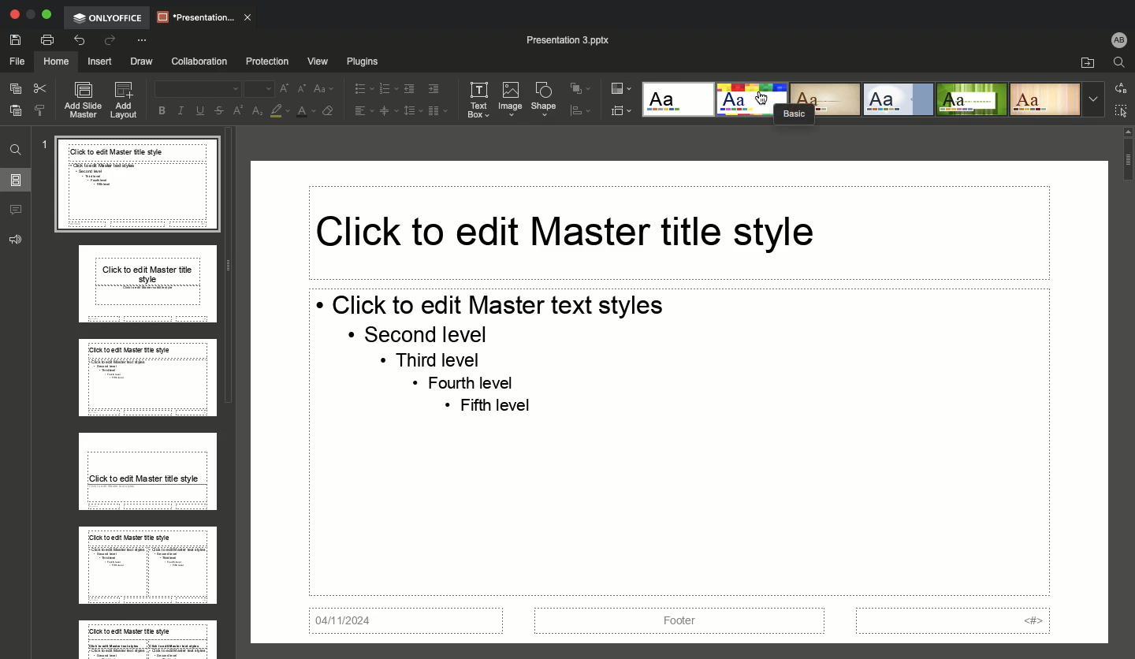 This screenshot has width=1135, height=659. I want to click on Increase font size, so click(283, 88).